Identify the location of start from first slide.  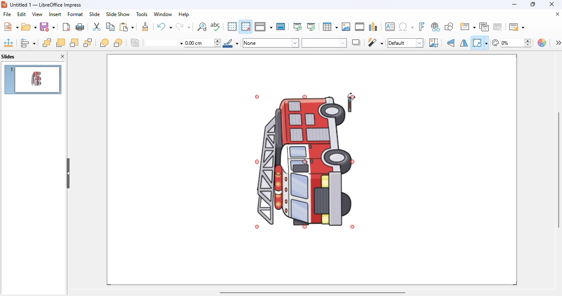
(298, 27).